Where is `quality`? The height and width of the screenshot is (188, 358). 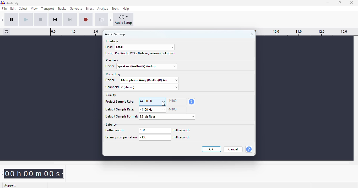 quality is located at coordinates (111, 95).